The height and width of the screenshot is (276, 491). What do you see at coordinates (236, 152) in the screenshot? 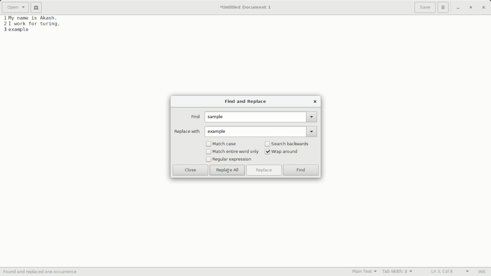
I see `match entire word only` at bounding box center [236, 152].